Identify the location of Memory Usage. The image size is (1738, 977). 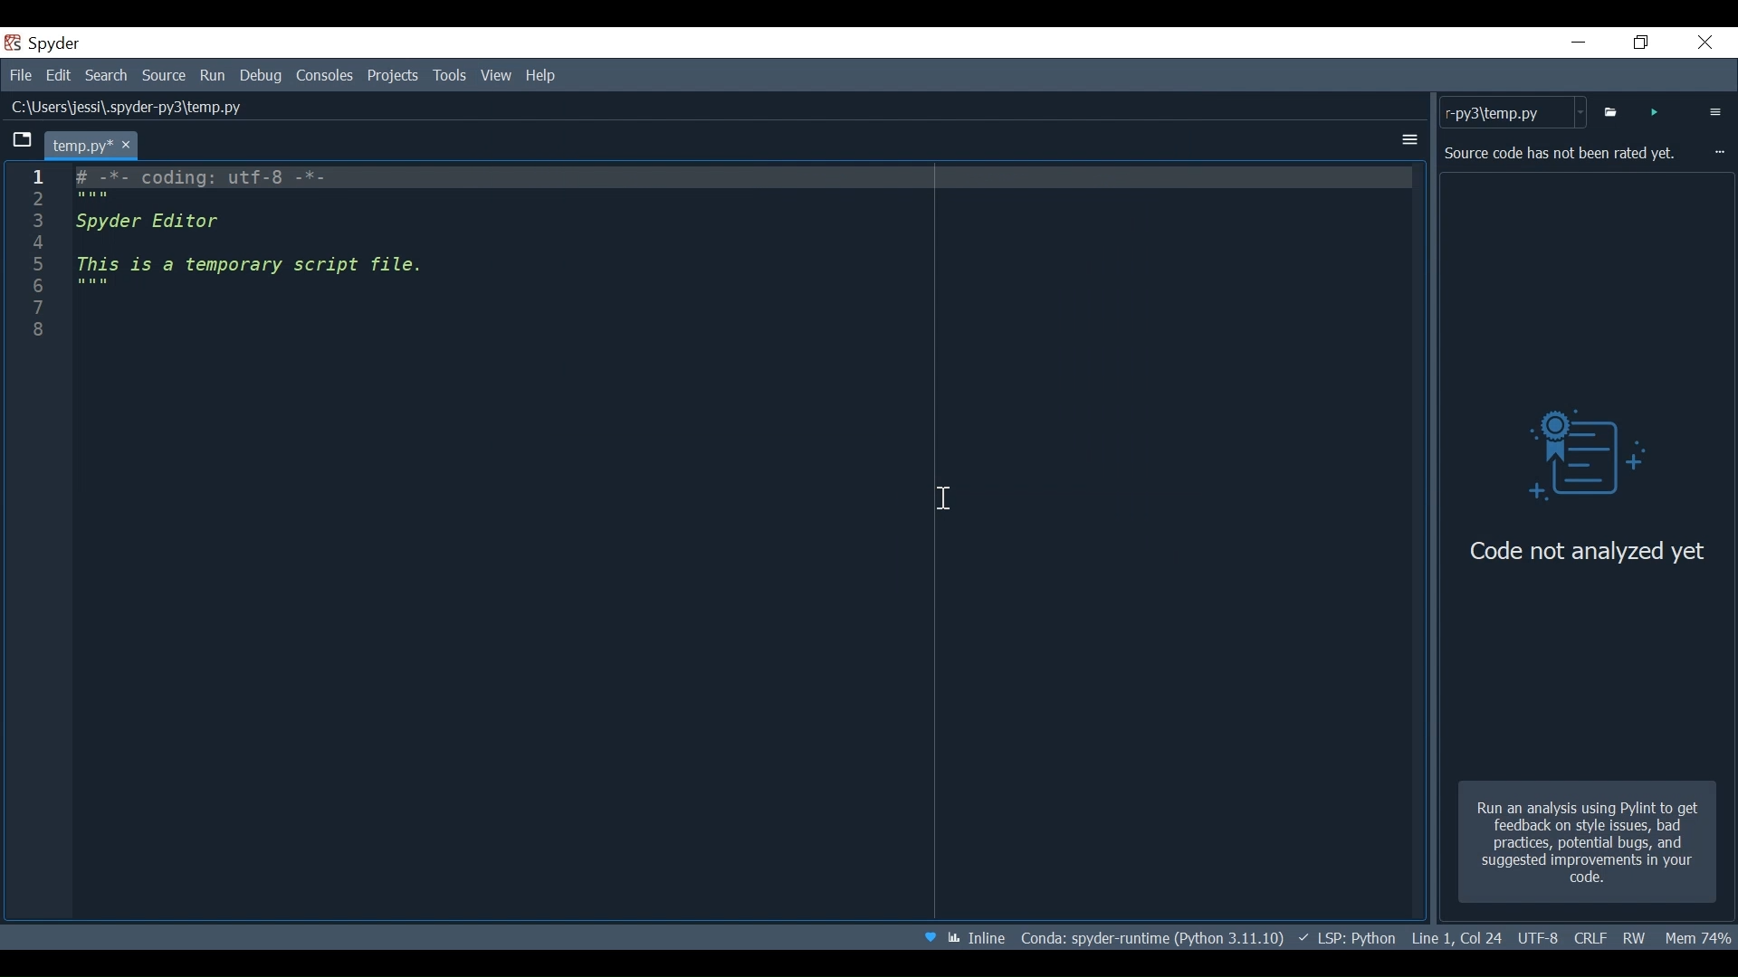
(1701, 938).